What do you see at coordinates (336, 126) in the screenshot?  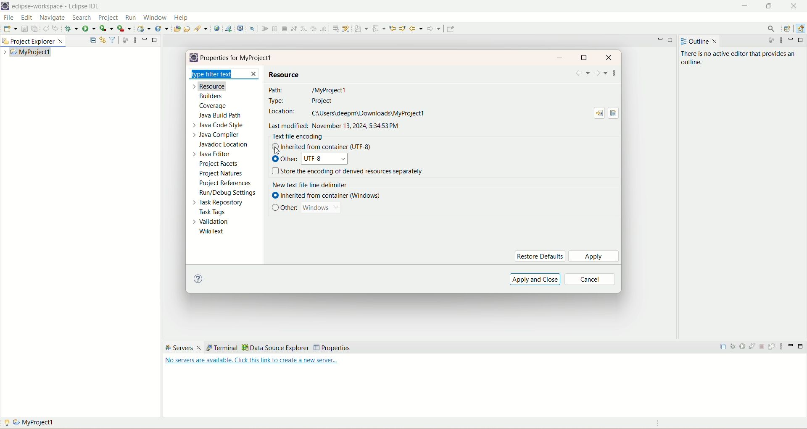 I see `last modified` at bounding box center [336, 126].